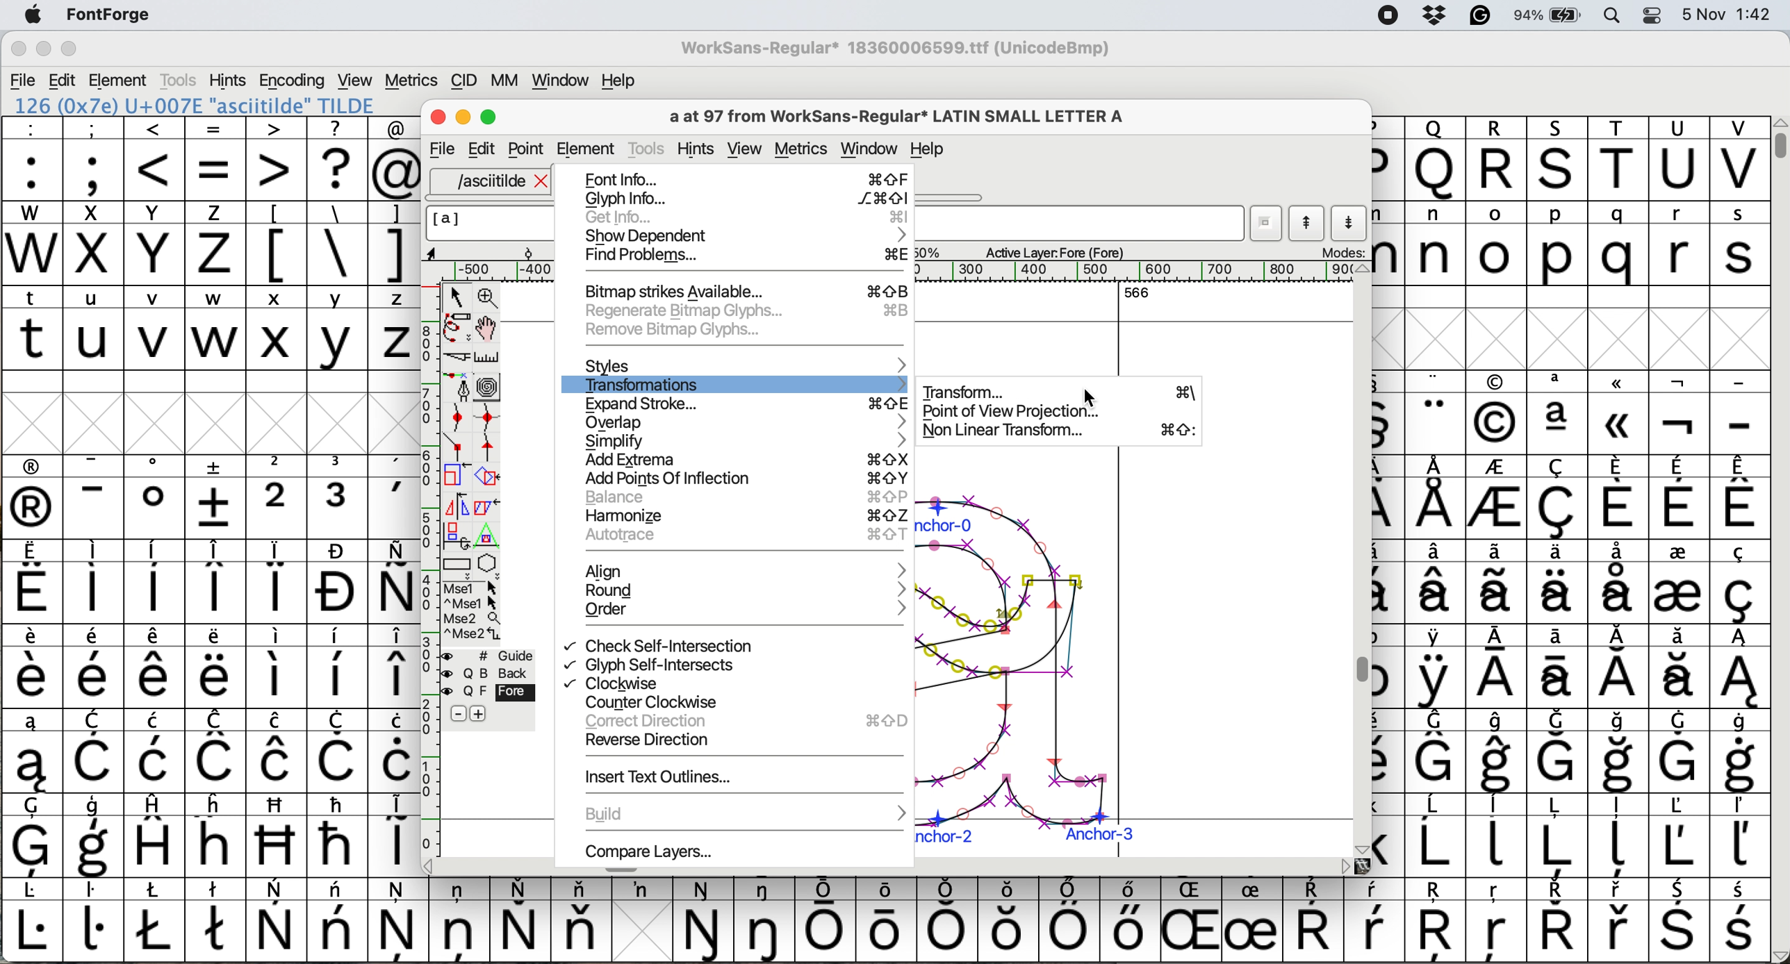 The height and width of the screenshot is (964, 1790). What do you see at coordinates (277, 665) in the screenshot?
I see `symbol` at bounding box center [277, 665].